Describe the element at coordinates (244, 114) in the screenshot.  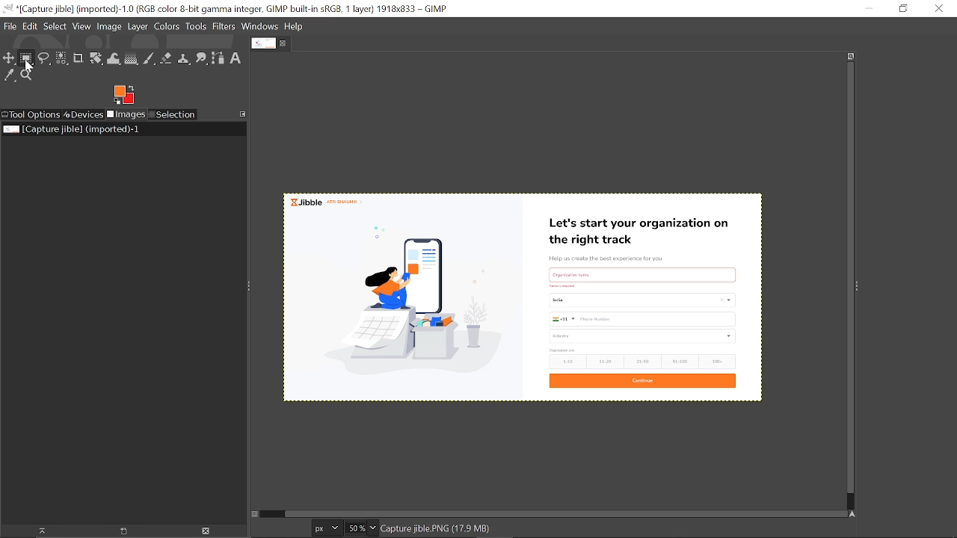
I see `Configure this tab` at that location.